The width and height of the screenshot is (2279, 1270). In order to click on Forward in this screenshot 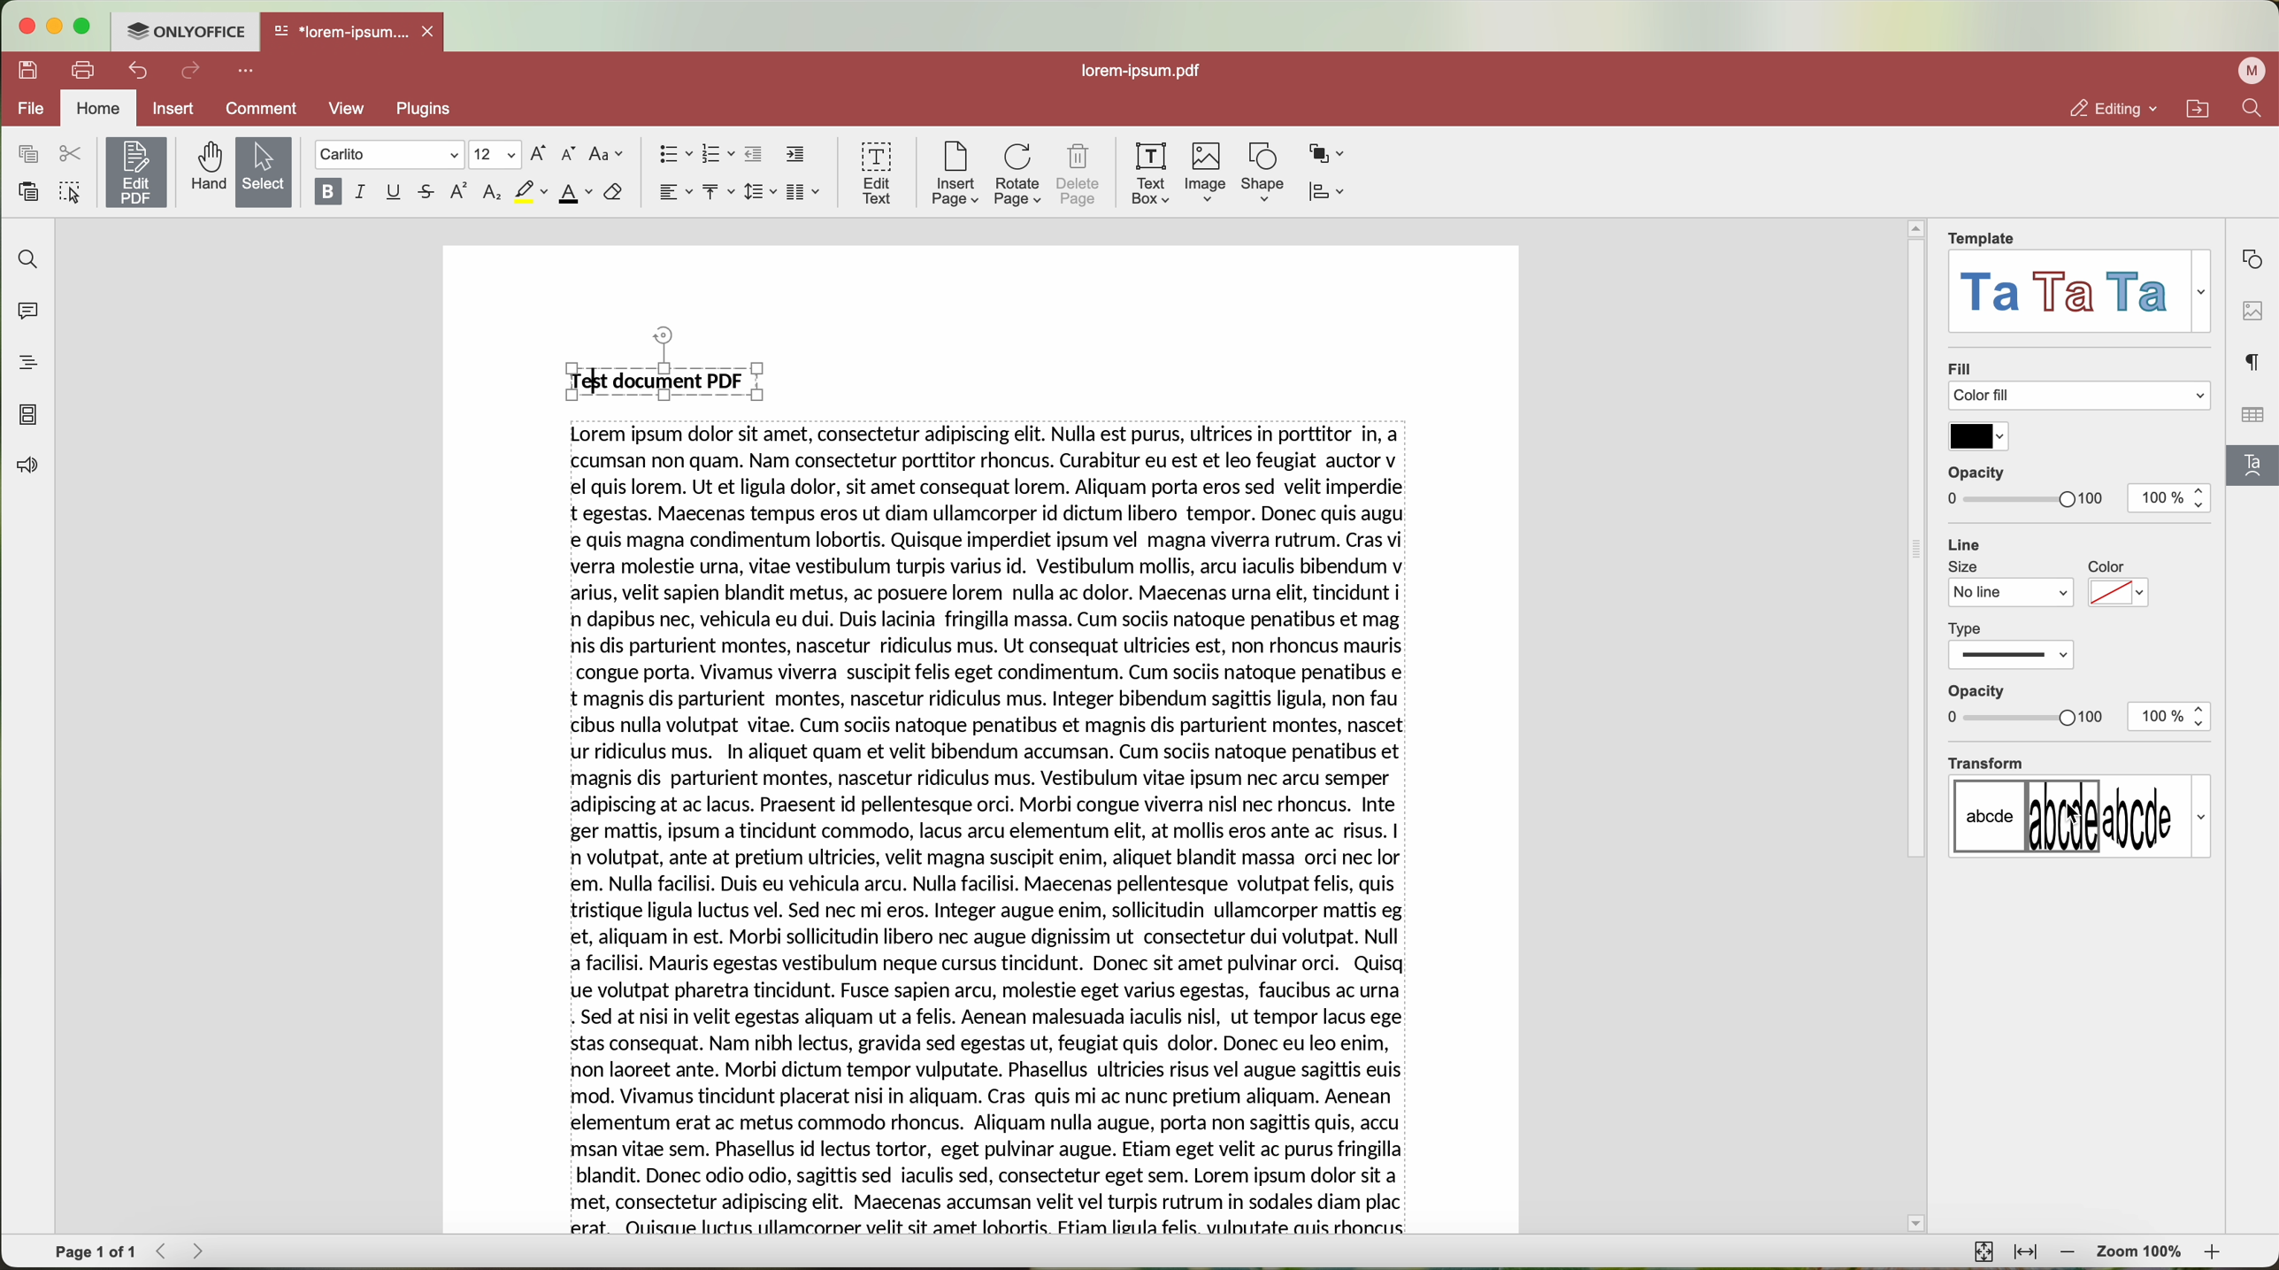, I will do `click(203, 1251)`.